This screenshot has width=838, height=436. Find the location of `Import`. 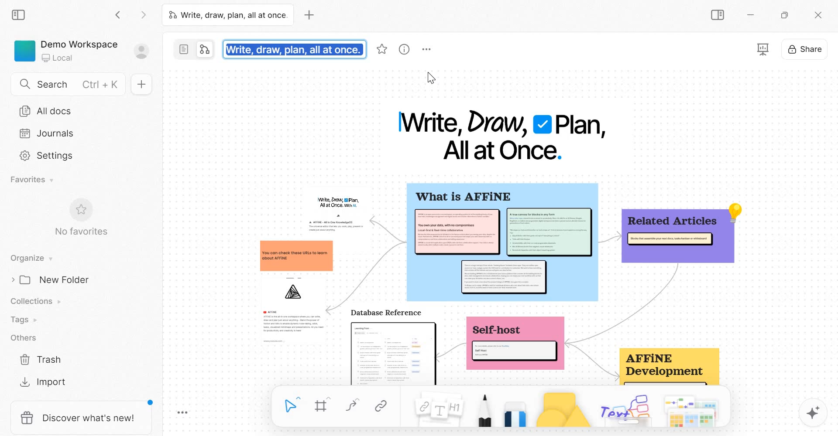

Import is located at coordinates (43, 381).